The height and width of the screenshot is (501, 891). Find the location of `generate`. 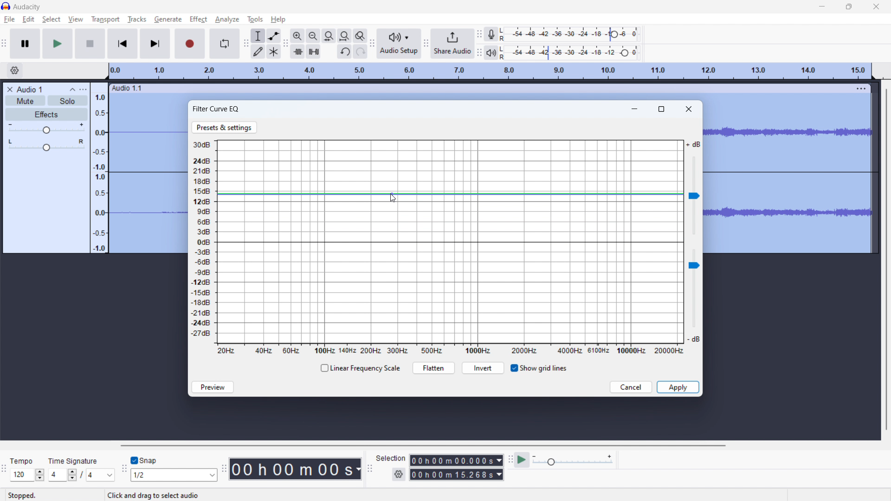

generate is located at coordinates (168, 19).